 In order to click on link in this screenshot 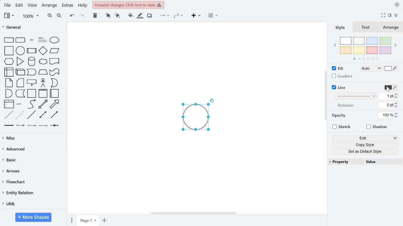, I will do `click(9, 126)`.